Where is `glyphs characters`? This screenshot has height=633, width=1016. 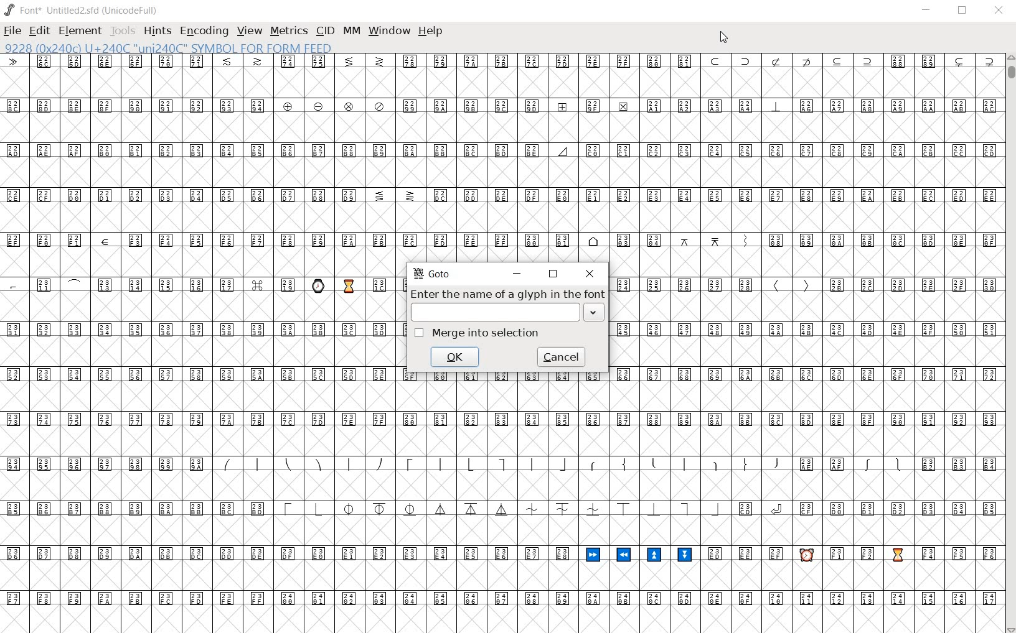
glyphs characters is located at coordinates (700, 522).